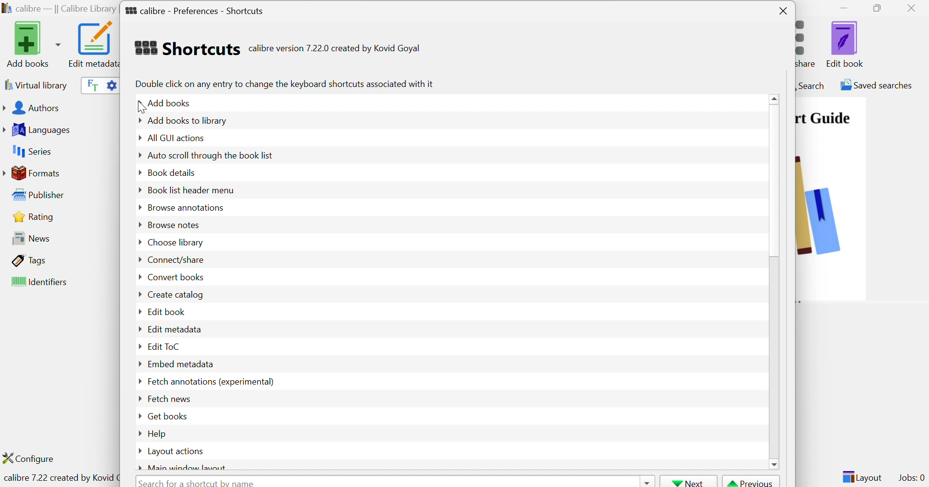 The image size is (929, 487). Describe the element at coordinates (138, 432) in the screenshot. I see `Drop Down` at that location.